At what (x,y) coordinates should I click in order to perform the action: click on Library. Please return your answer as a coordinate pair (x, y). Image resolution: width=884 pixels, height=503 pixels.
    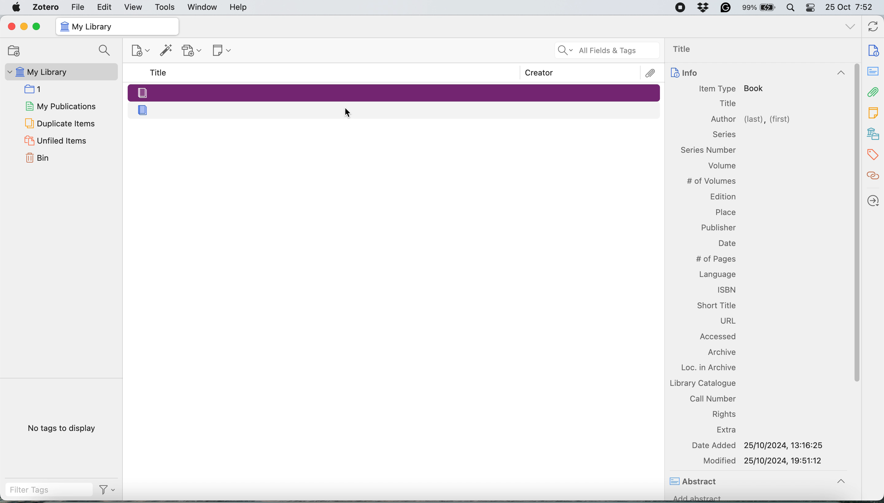
    Looking at the image, I should click on (874, 134).